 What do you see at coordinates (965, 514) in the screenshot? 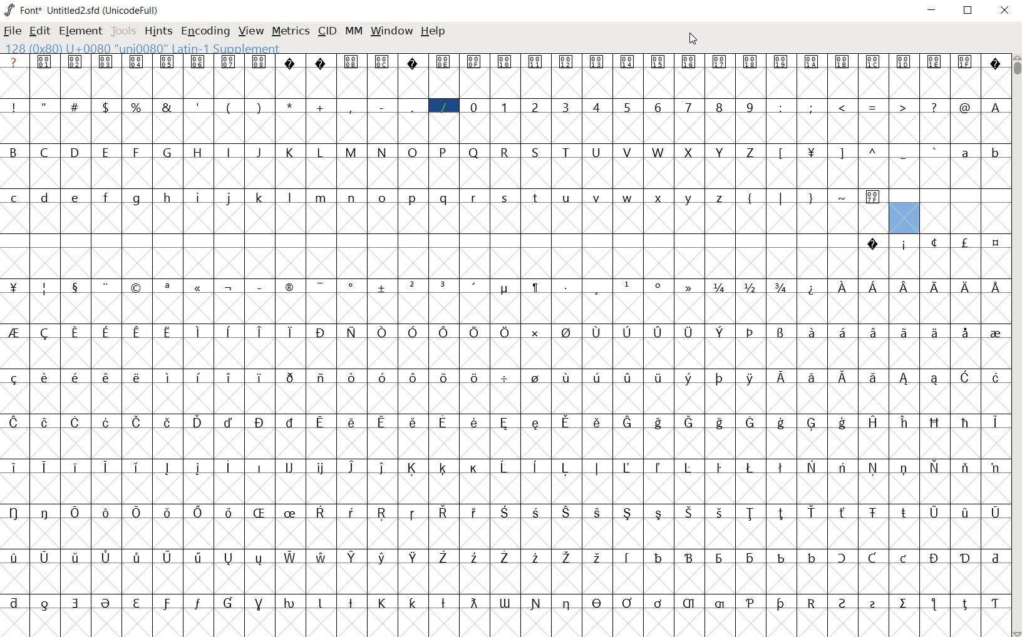
I see `glyph` at bounding box center [965, 514].